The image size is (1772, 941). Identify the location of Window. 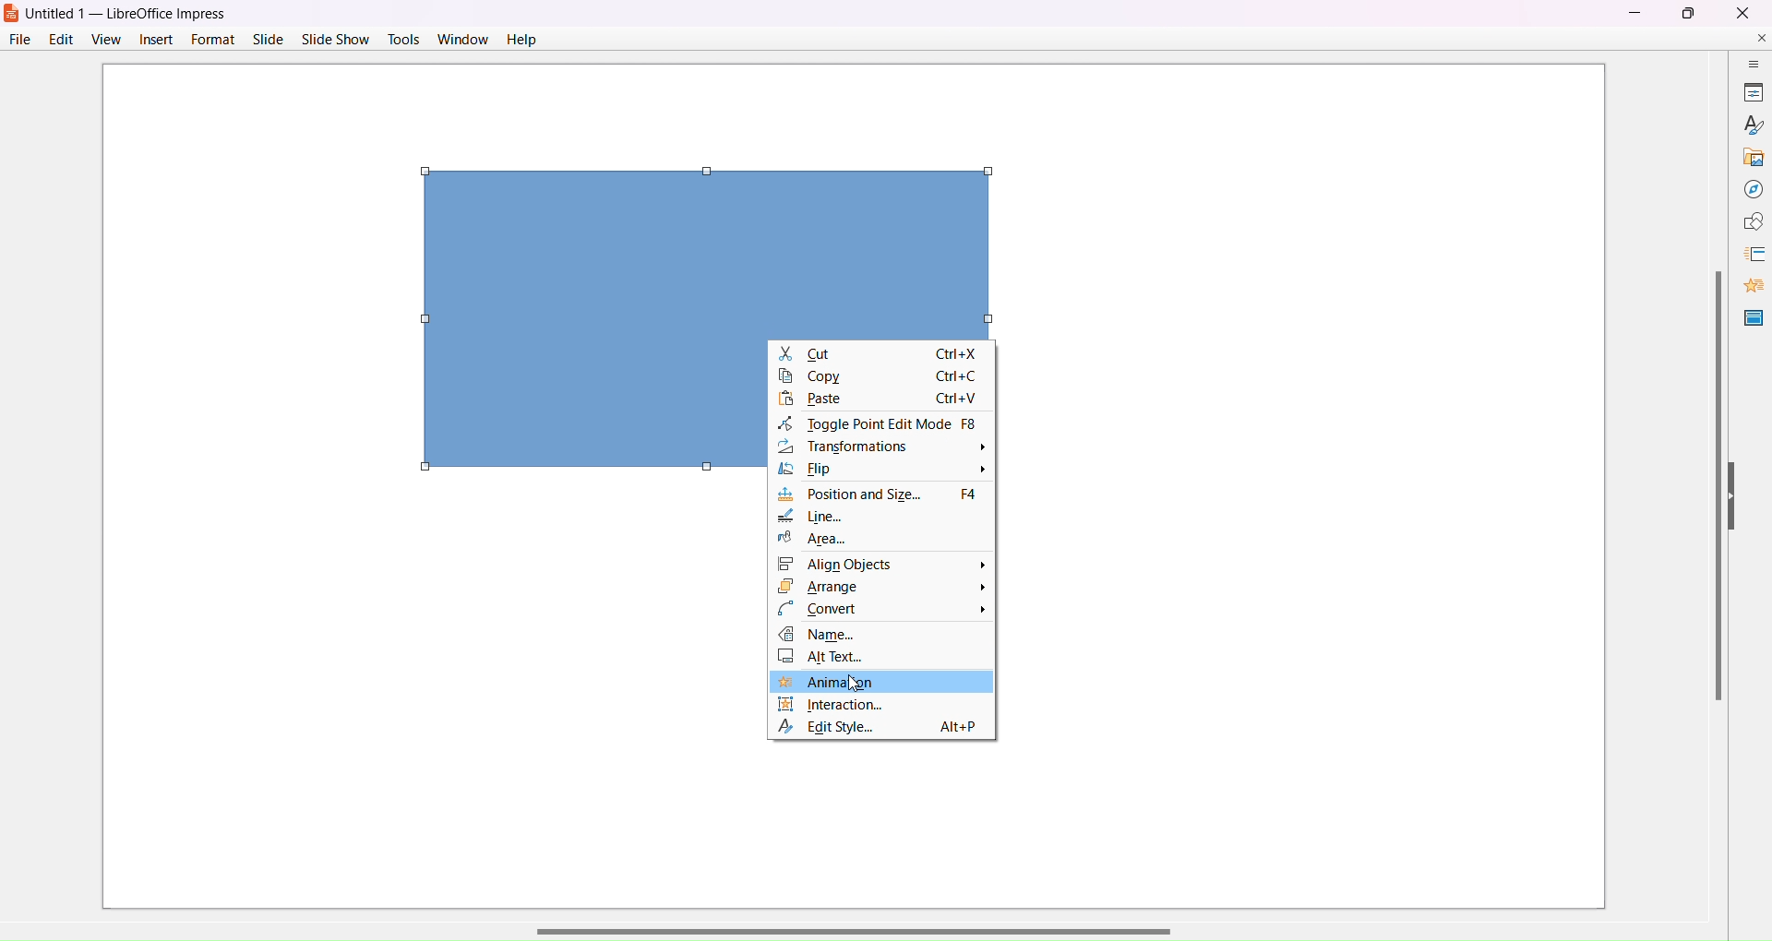
(463, 39).